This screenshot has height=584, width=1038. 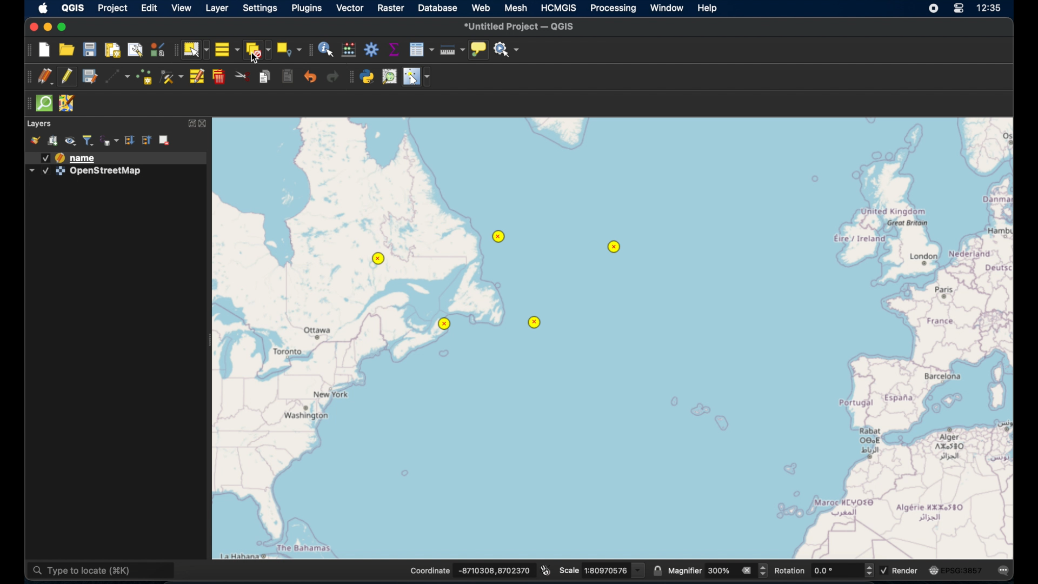 I want to click on jsom remote, so click(x=66, y=103).